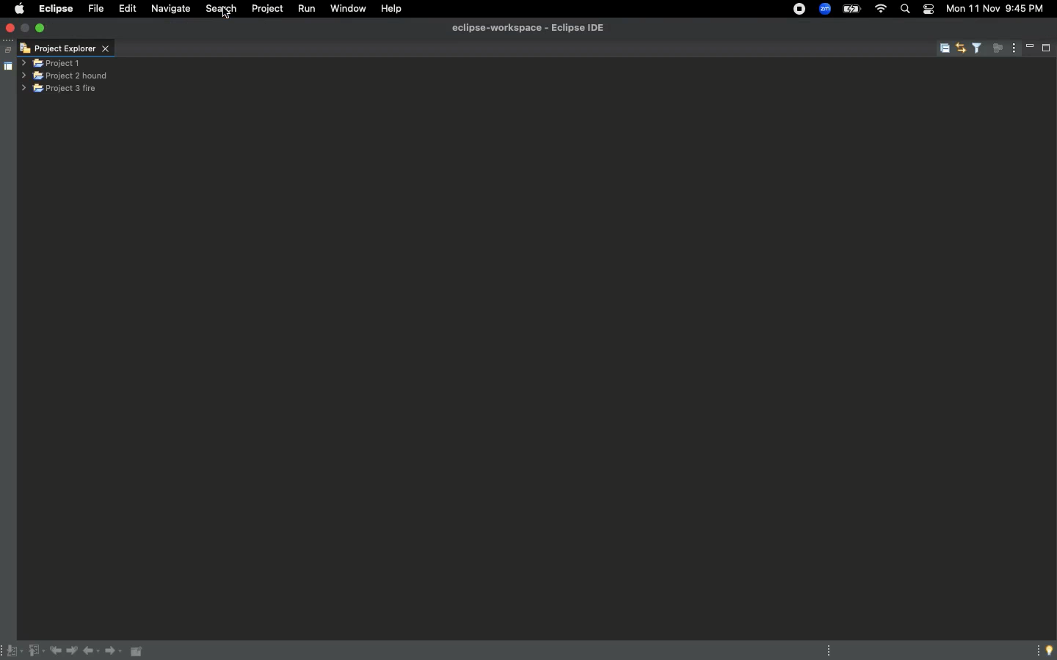 This screenshot has width=1057, height=660. I want to click on Minimize , so click(1029, 48).